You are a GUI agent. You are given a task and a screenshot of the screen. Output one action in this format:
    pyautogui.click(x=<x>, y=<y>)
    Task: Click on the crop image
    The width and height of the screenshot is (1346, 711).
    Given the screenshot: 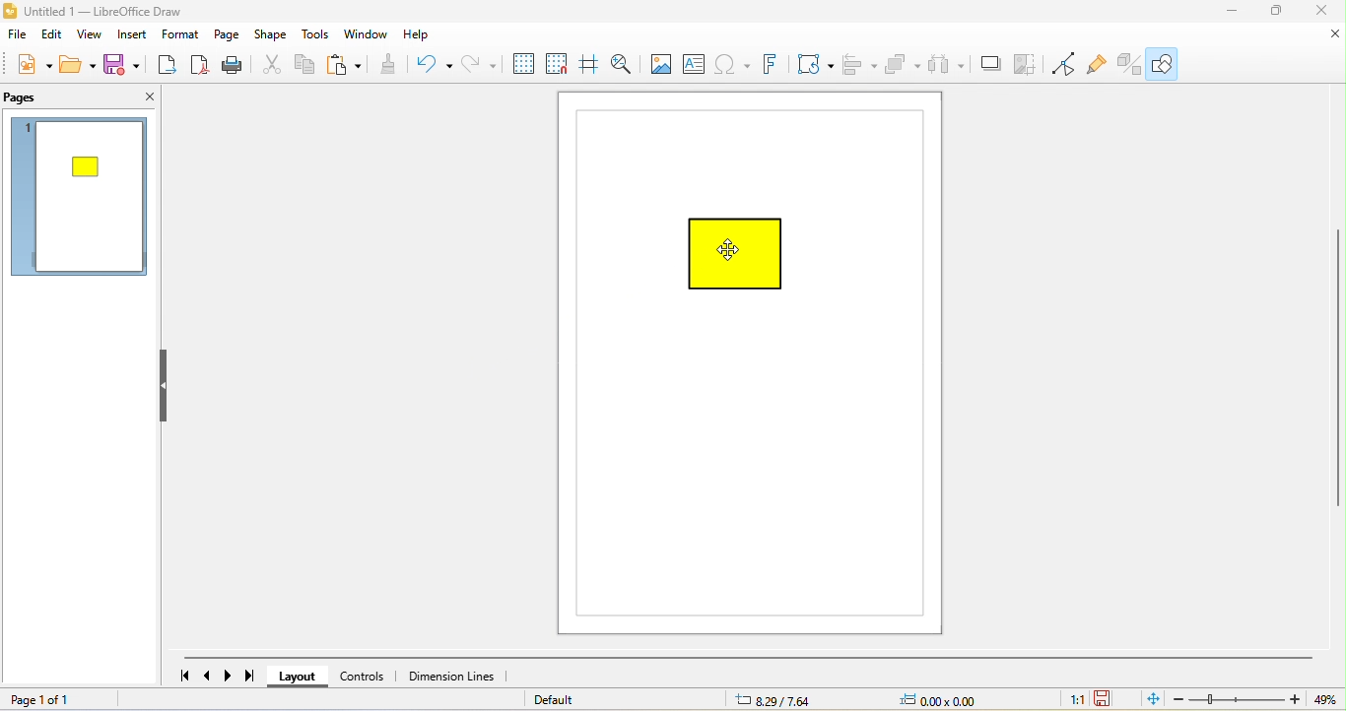 What is the action you would take?
    pyautogui.click(x=1030, y=63)
    